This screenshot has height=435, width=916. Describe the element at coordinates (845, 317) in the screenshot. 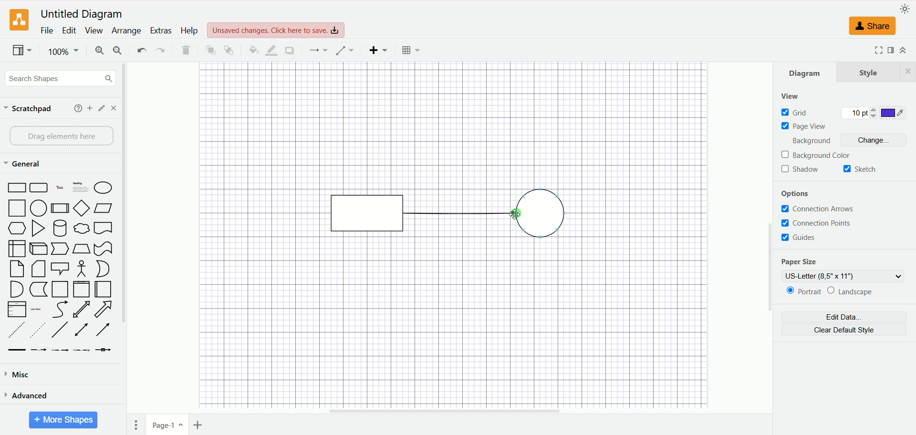

I see `edit data` at that location.